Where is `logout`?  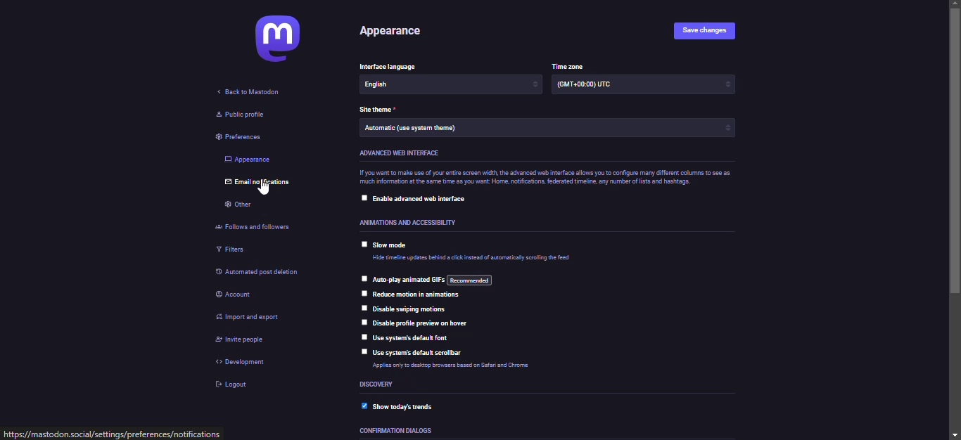 logout is located at coordinates (230, 385).